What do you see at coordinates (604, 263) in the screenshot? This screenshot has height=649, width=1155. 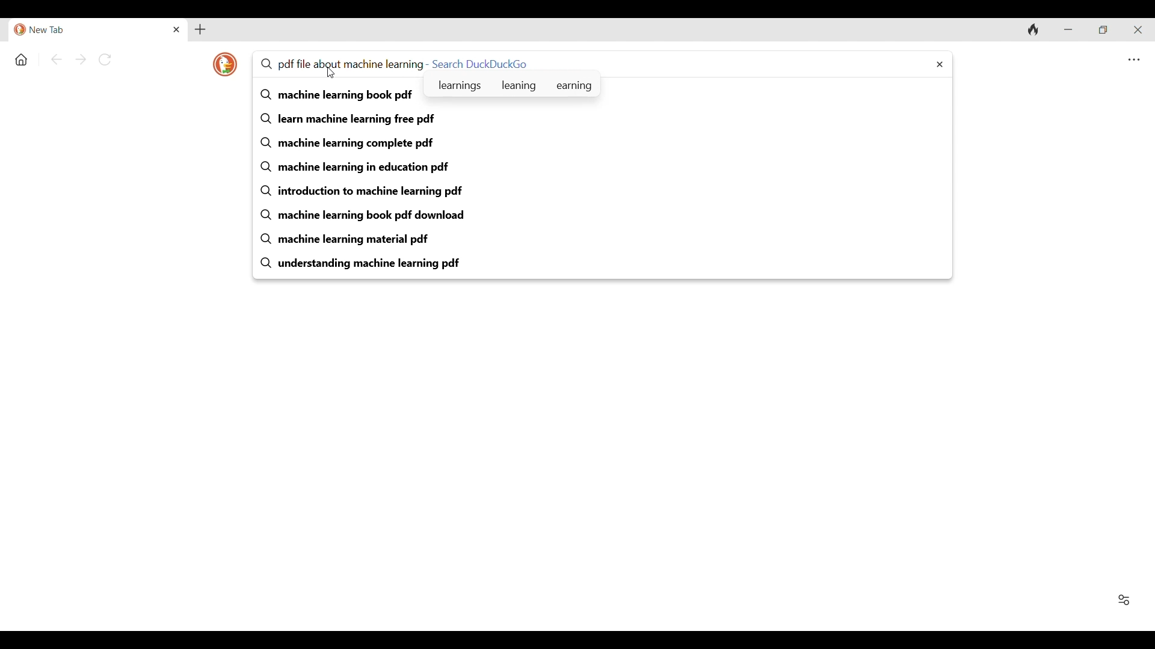 I see `understanding machine learning pdf` at bounding box center [604, 263].